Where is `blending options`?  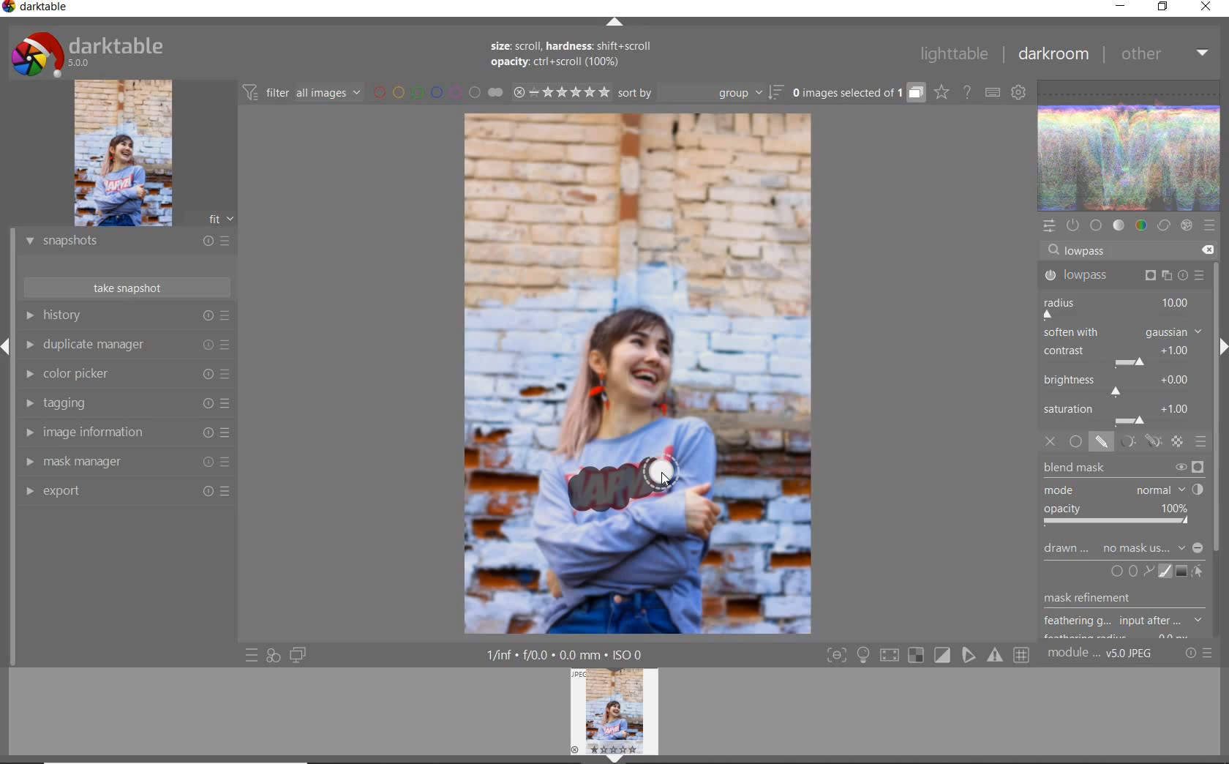
blending options is located at coordinates (1201, 441).